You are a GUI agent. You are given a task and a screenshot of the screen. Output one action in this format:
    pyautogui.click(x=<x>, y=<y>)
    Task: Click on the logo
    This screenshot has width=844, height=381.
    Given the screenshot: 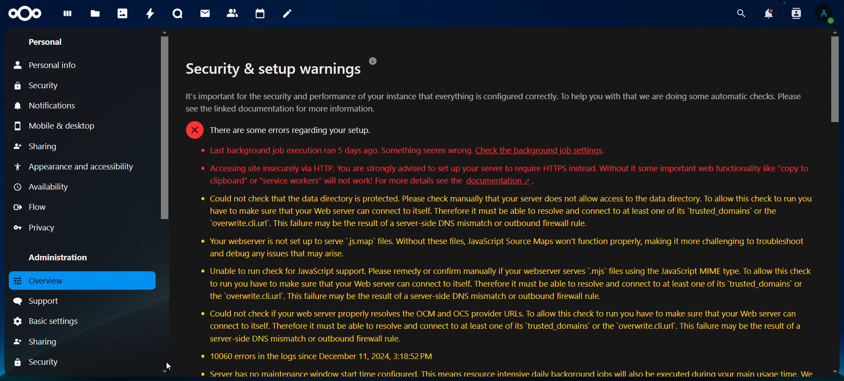 What is the action you would take?
    pyautogui.click(x=25, y=14)
    